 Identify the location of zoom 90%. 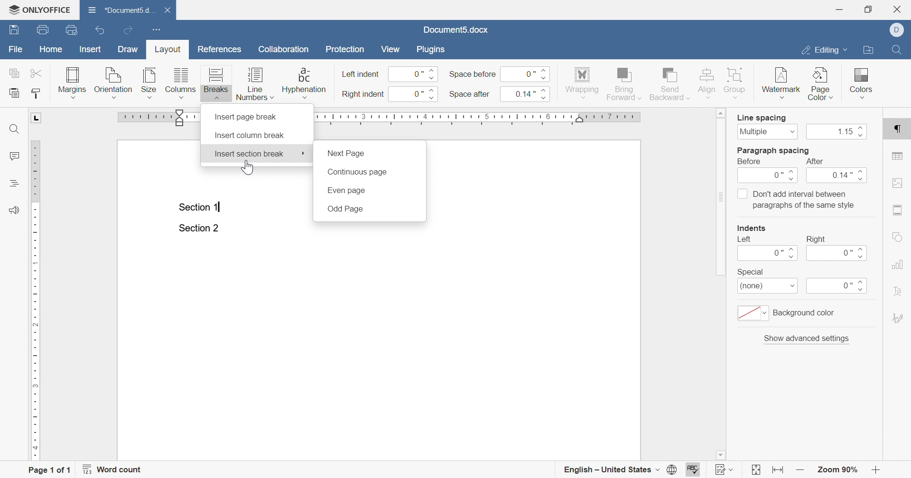
(836, 469).